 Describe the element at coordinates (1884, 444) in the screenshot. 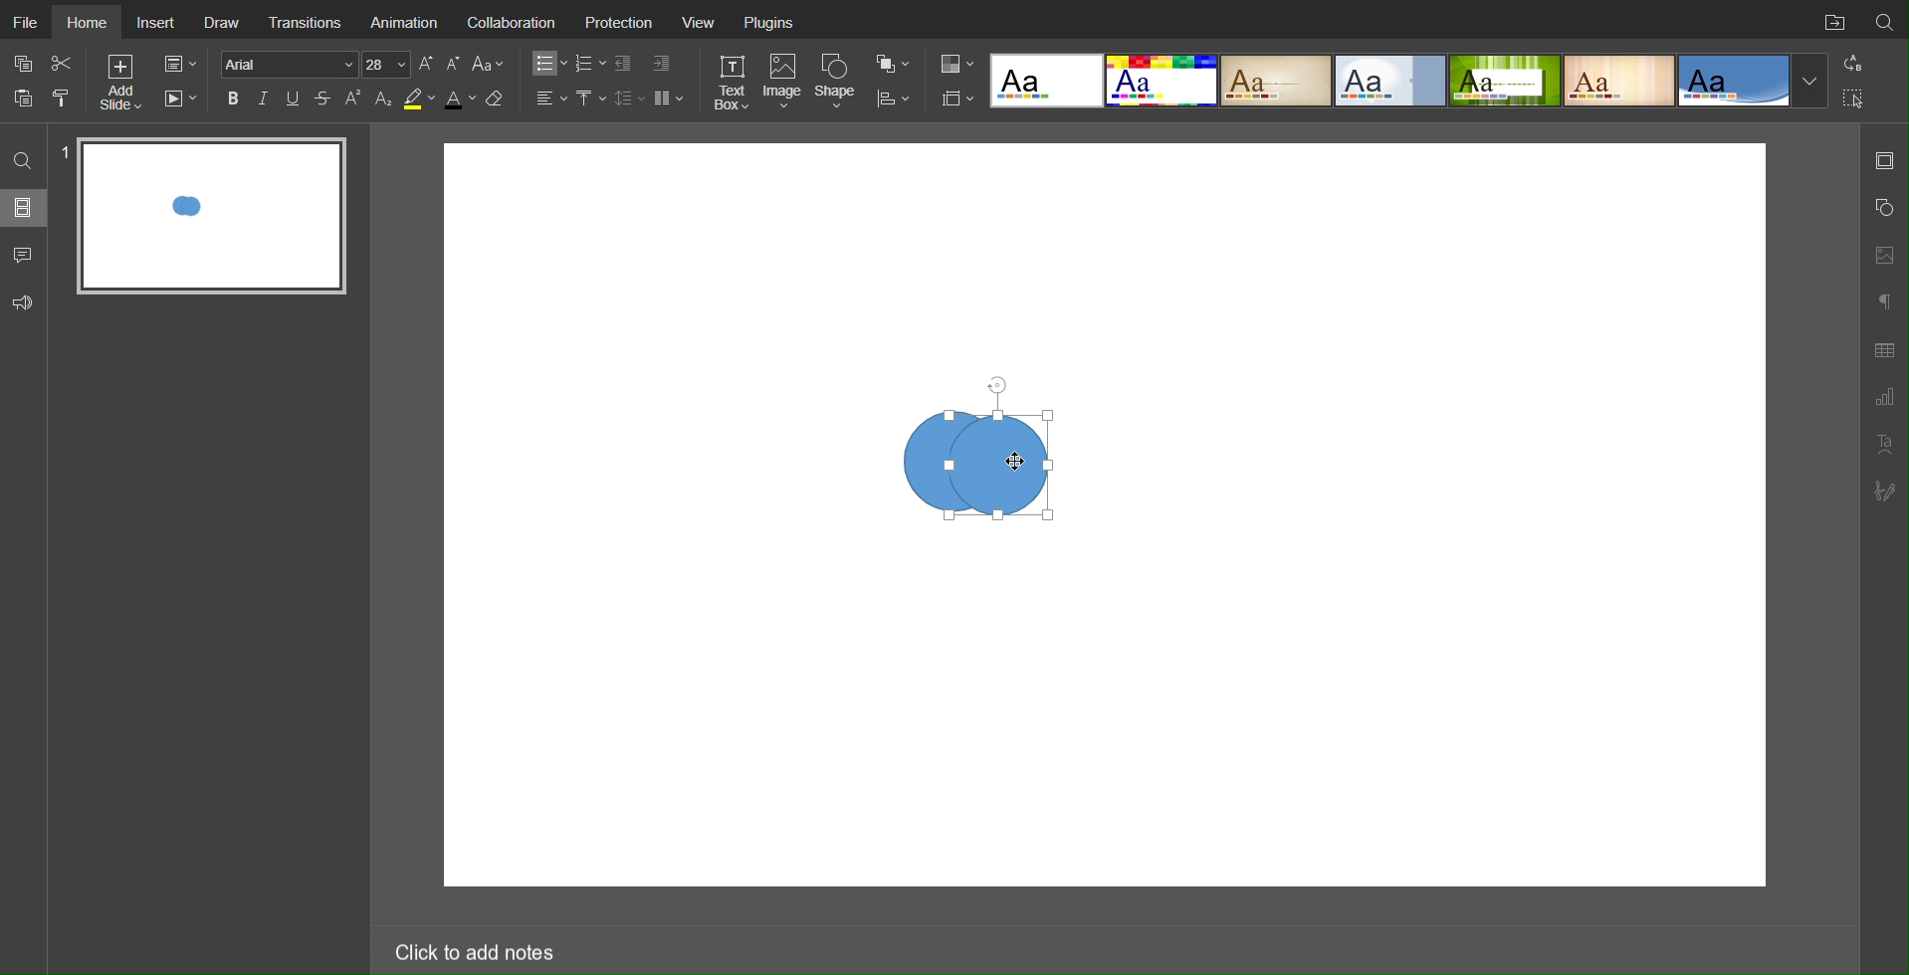

I see `Text Art` at that location.